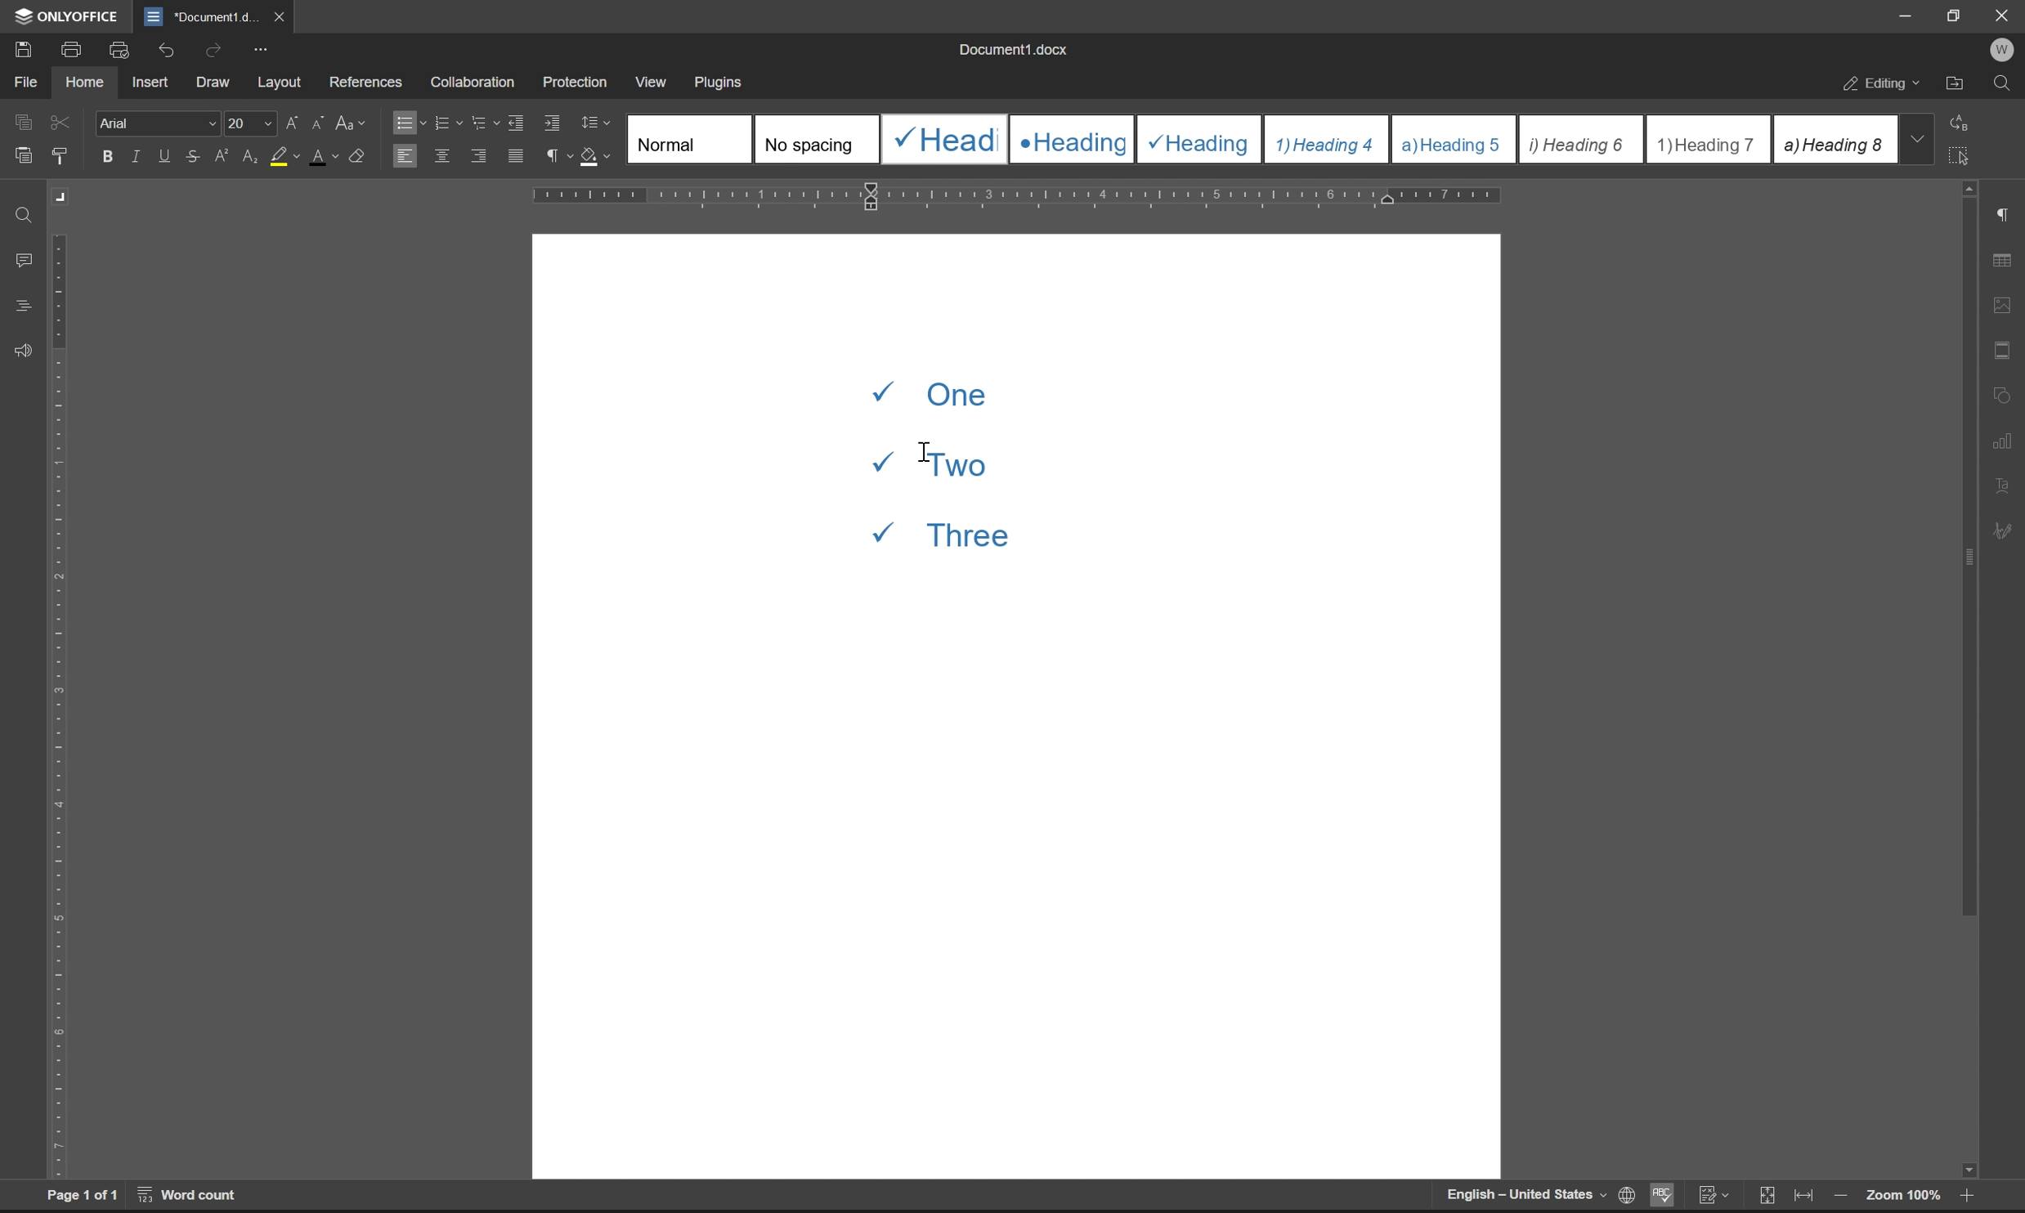 This screenshot has height=1213, width=2025. What do you see at coordinates (1328, 140) in the screenshot?
I see `Heading 4` at bounding box center [1328, 140].